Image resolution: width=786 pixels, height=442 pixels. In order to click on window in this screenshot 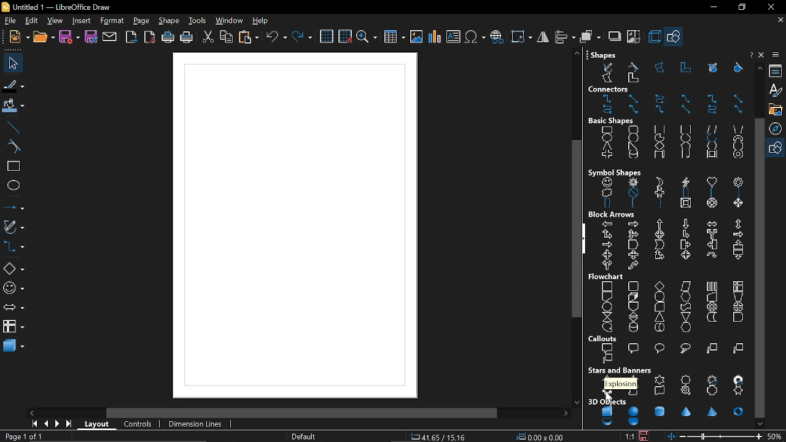, I will do `click(230, 21)`.